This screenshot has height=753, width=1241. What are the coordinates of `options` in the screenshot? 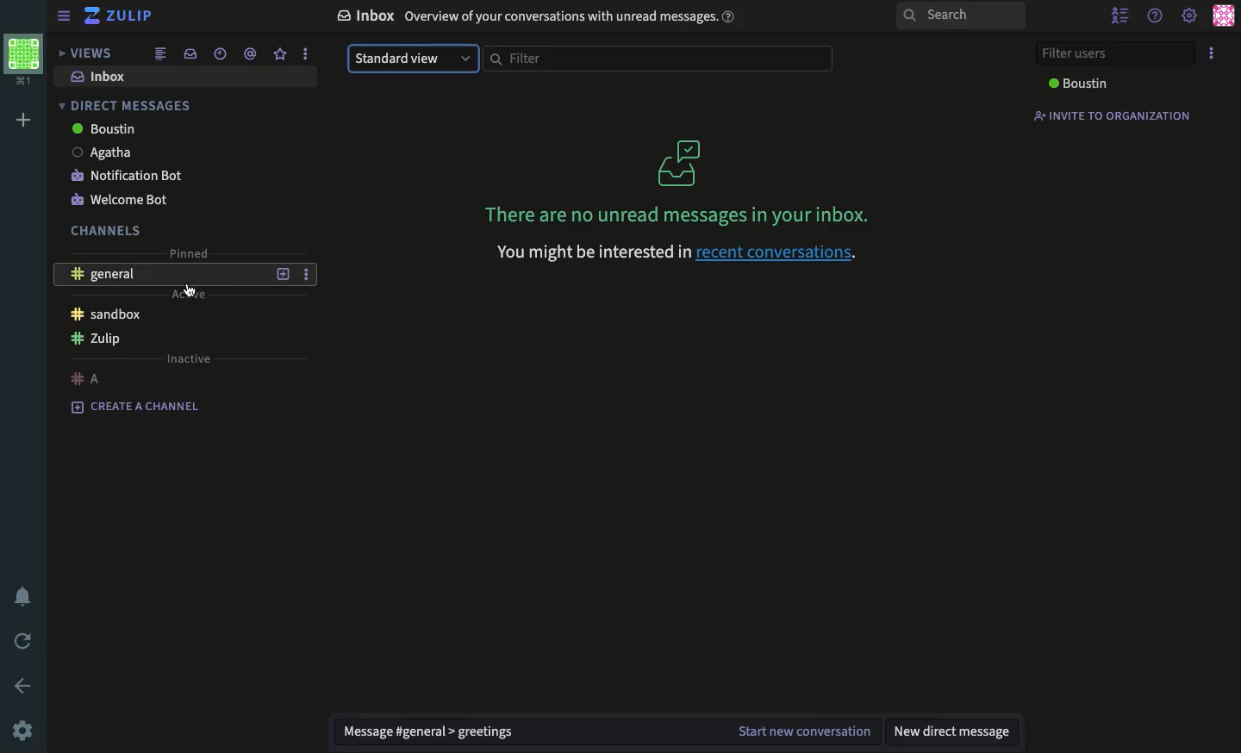 It's located at (1213, 53).